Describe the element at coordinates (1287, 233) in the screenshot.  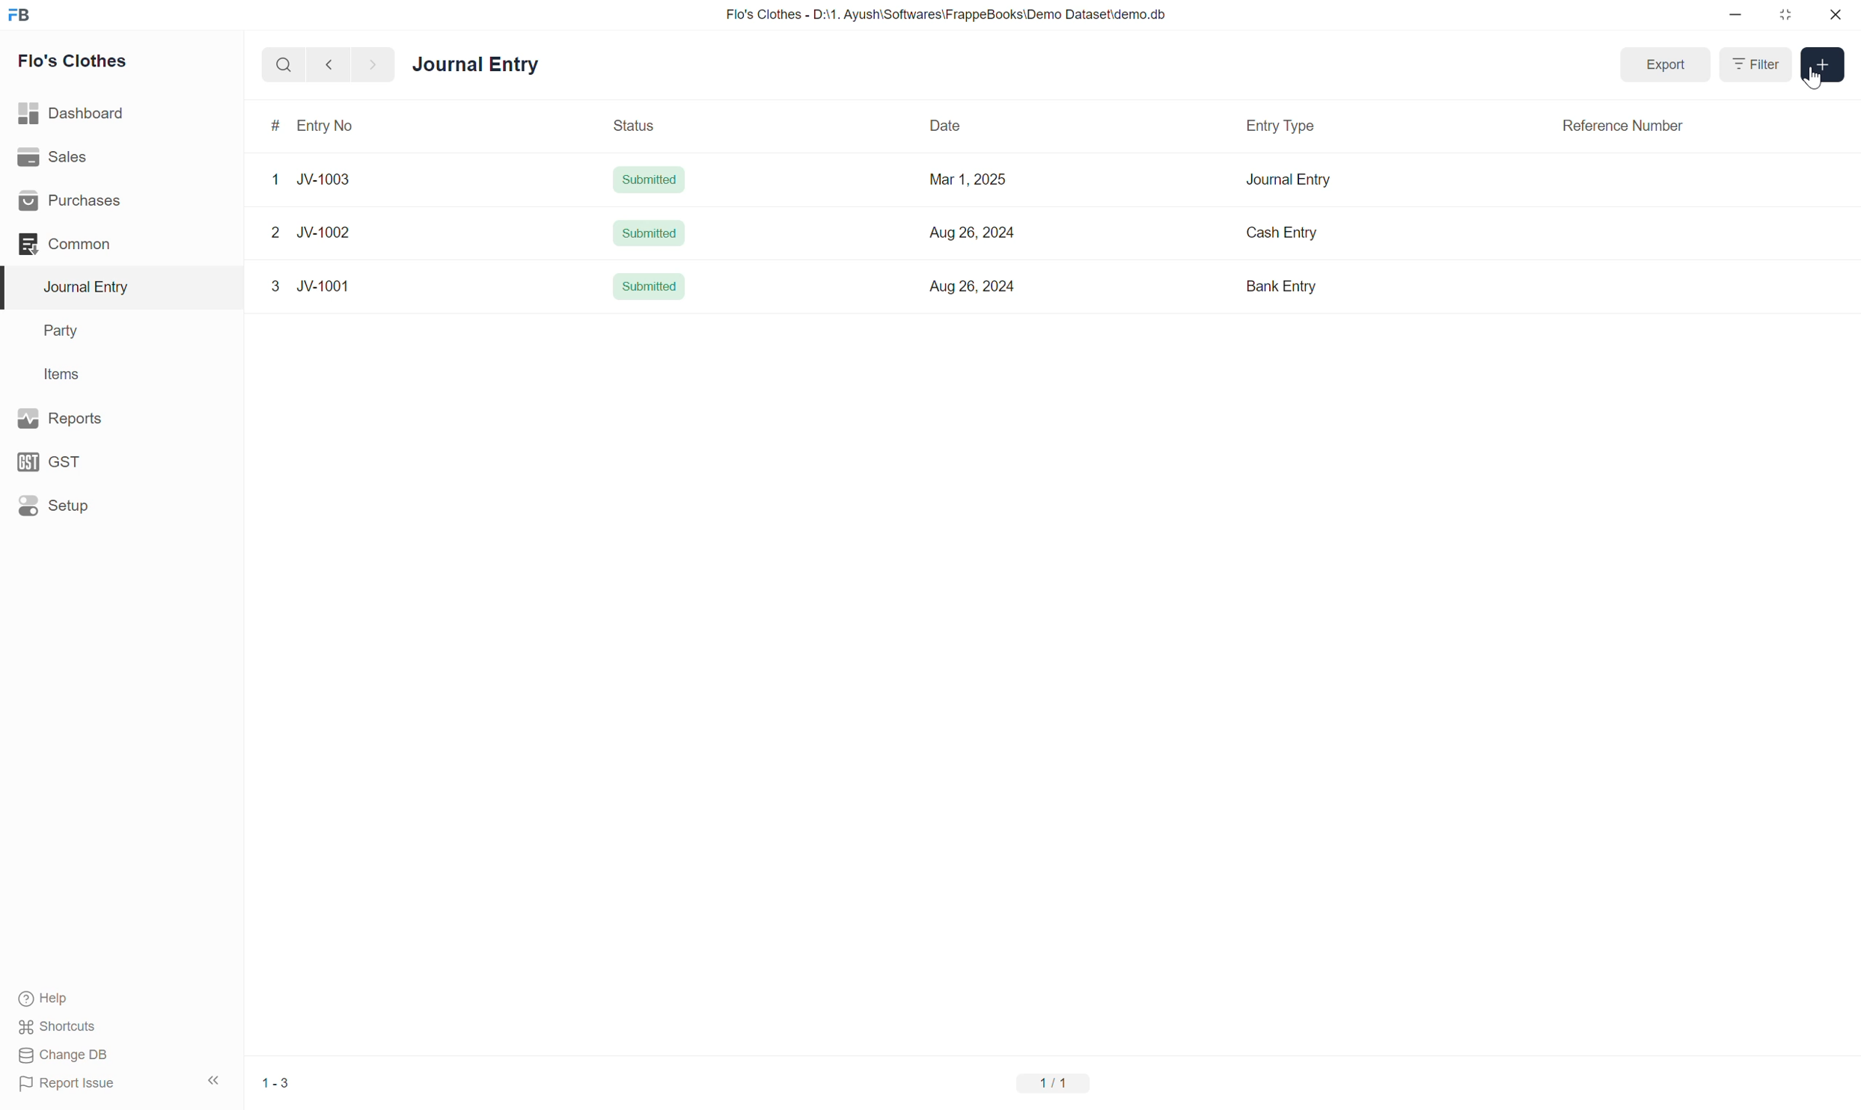
I see `Cash Entry` at that location.